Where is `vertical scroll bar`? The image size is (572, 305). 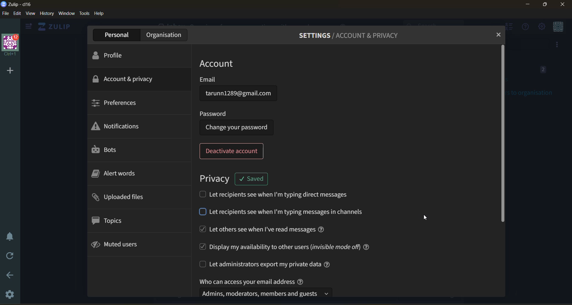
vertical scroll bar is located at coordinates (501, 134).